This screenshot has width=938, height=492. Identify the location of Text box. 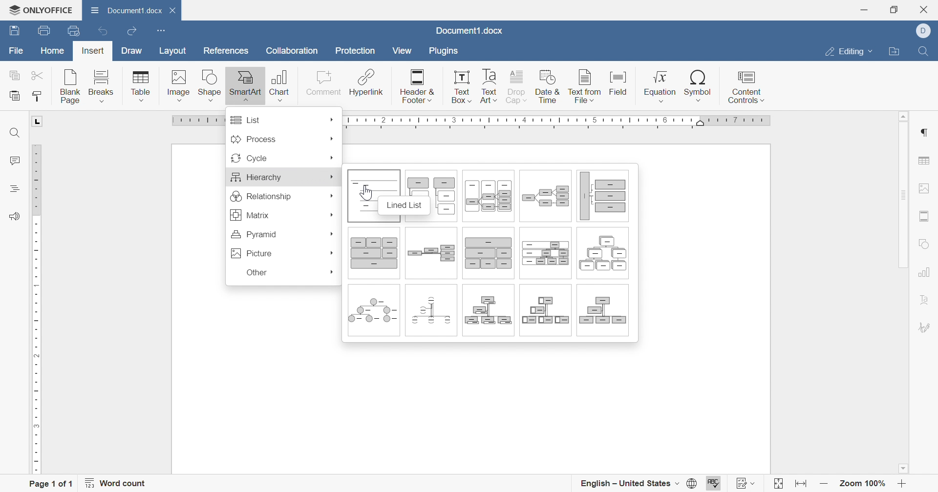
(464, 88).